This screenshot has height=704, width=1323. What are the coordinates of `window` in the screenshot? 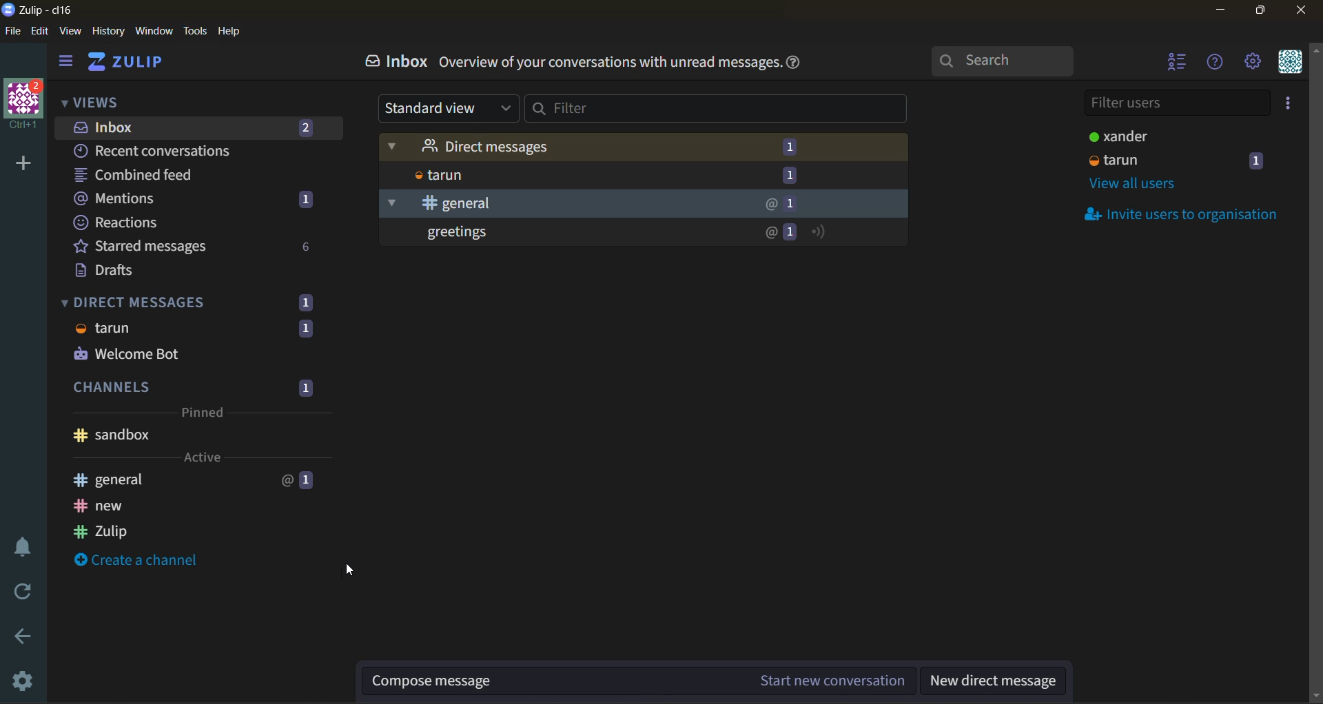 It's located at (156, 31).